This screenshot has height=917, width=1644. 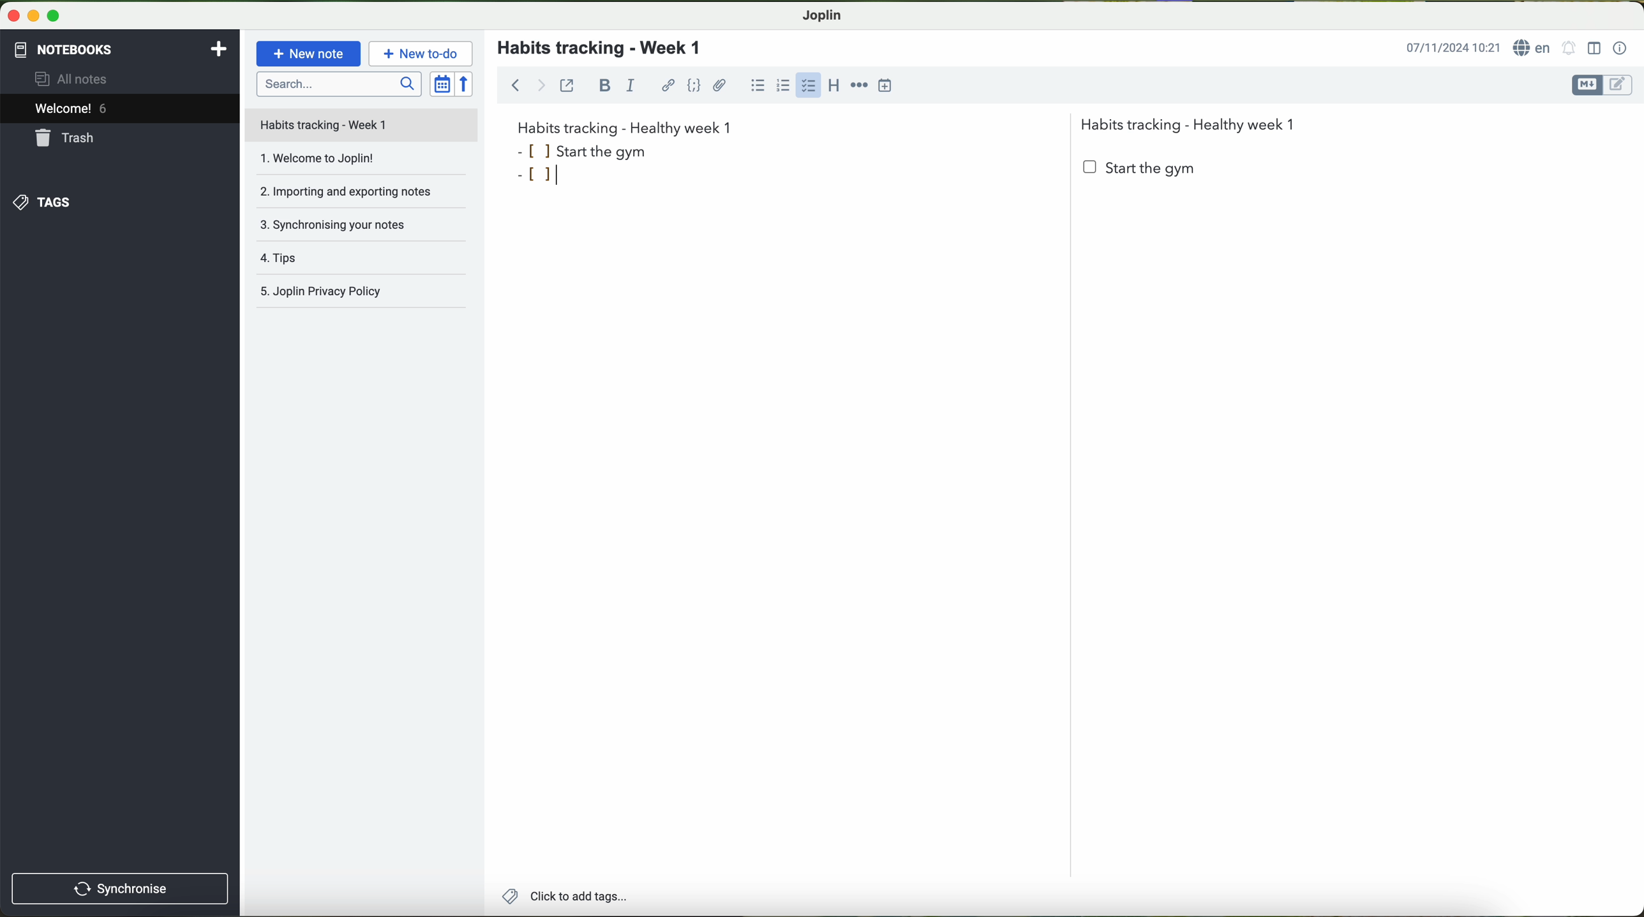 I want to click on language, so click(x=1533, y=47).